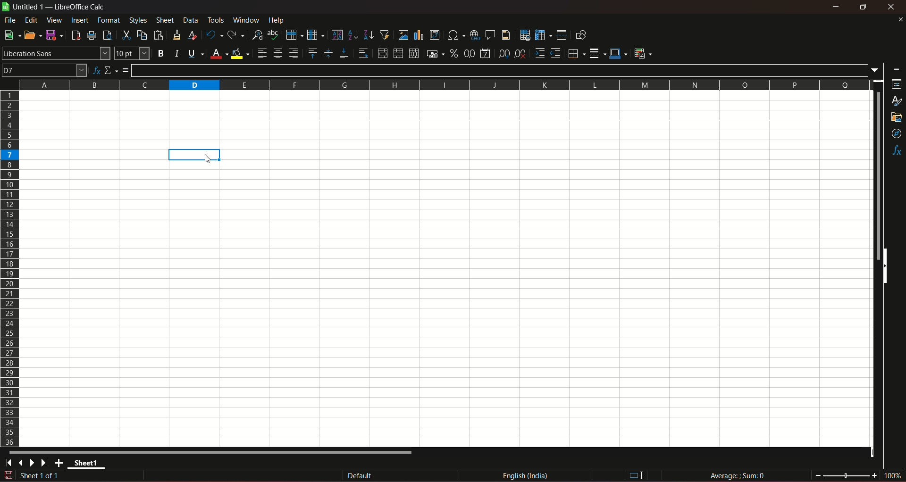 The width and height of the screenshot is (906, 482). What do you see at coordinates (435, 54) in the screenshot?
I see `format as currency` at bounding box center [435, 54].